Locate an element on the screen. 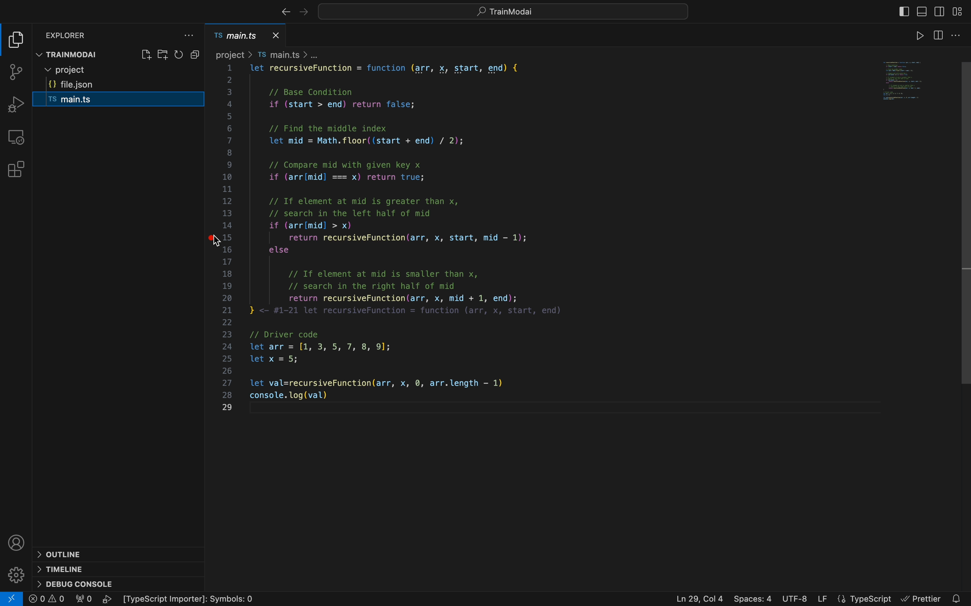  Spaces : 4 is located at coordinates (754, 599).